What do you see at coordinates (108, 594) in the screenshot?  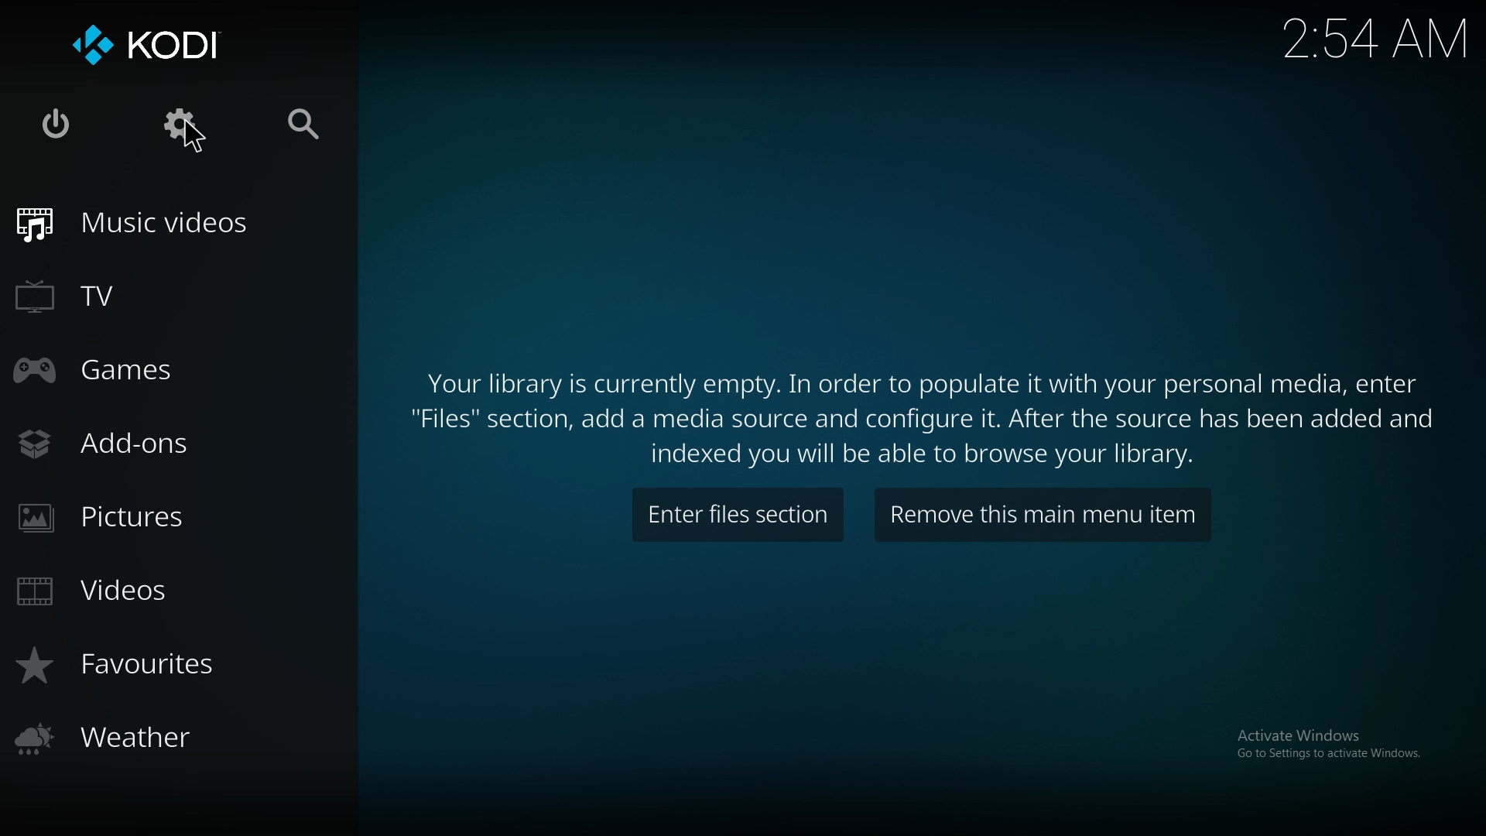 I see `videos` at bounding box center [108, 594].